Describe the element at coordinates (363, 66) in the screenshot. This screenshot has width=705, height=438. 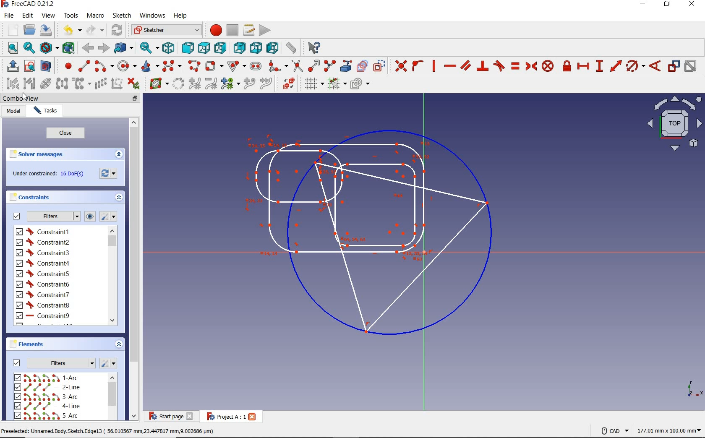
I see `create carbon copy` at that location.